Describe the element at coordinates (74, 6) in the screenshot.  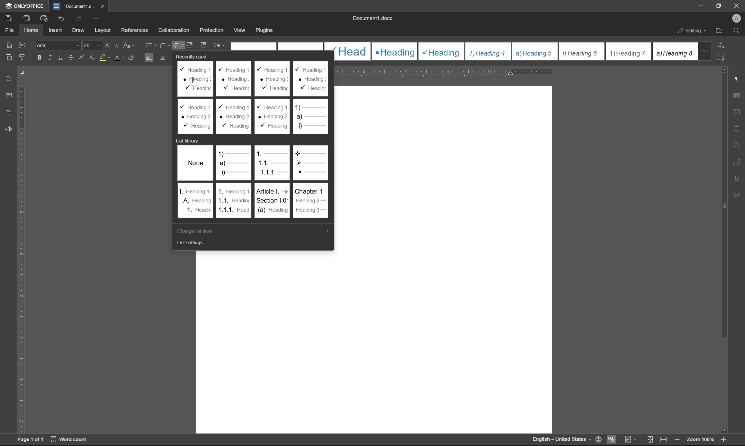
I see `document1` at that location.